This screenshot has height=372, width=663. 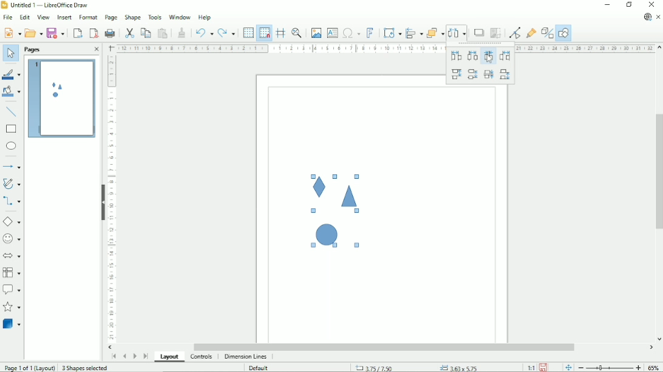 What do you see at coordinates (489, 75) in the screenshot?
I see `Vertically spacing` at bounding box center [489, 75].